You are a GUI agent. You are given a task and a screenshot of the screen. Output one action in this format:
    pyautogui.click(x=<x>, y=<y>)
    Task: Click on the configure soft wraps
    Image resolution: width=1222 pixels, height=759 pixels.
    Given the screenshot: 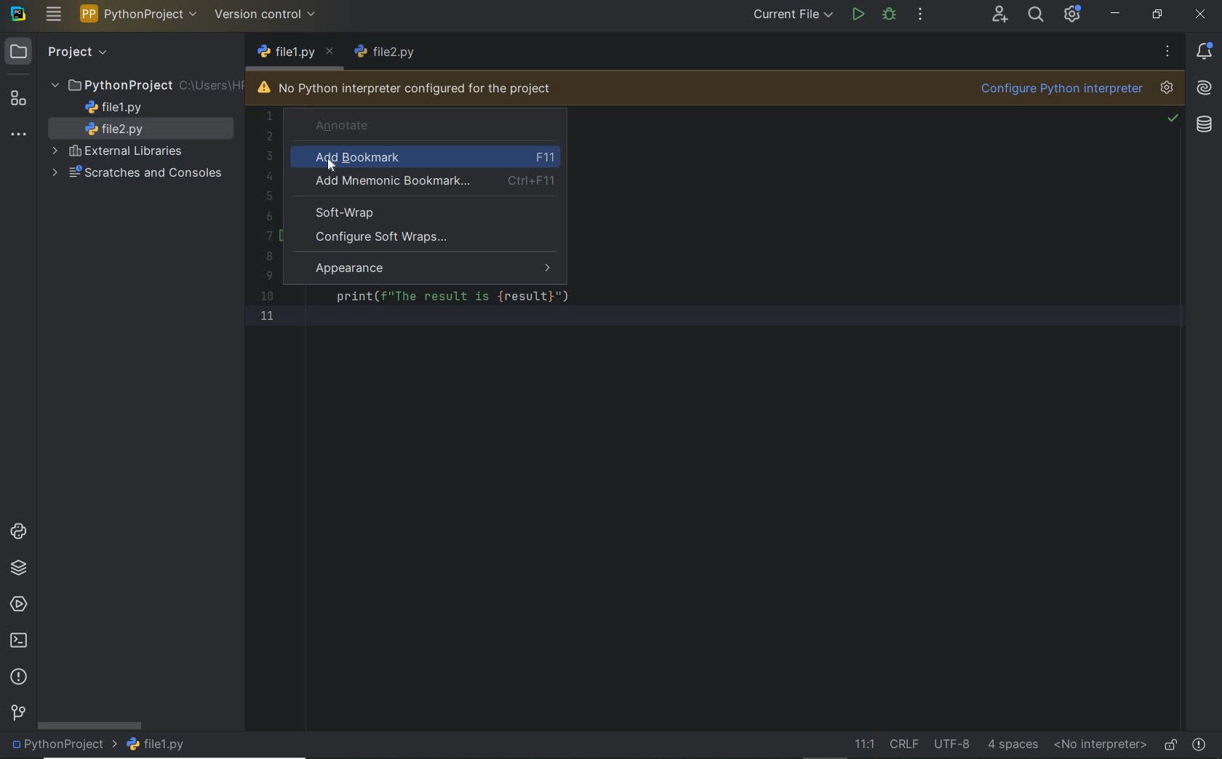 What is the action you would take?
    pyautogui.click(x=386, y=238)
    